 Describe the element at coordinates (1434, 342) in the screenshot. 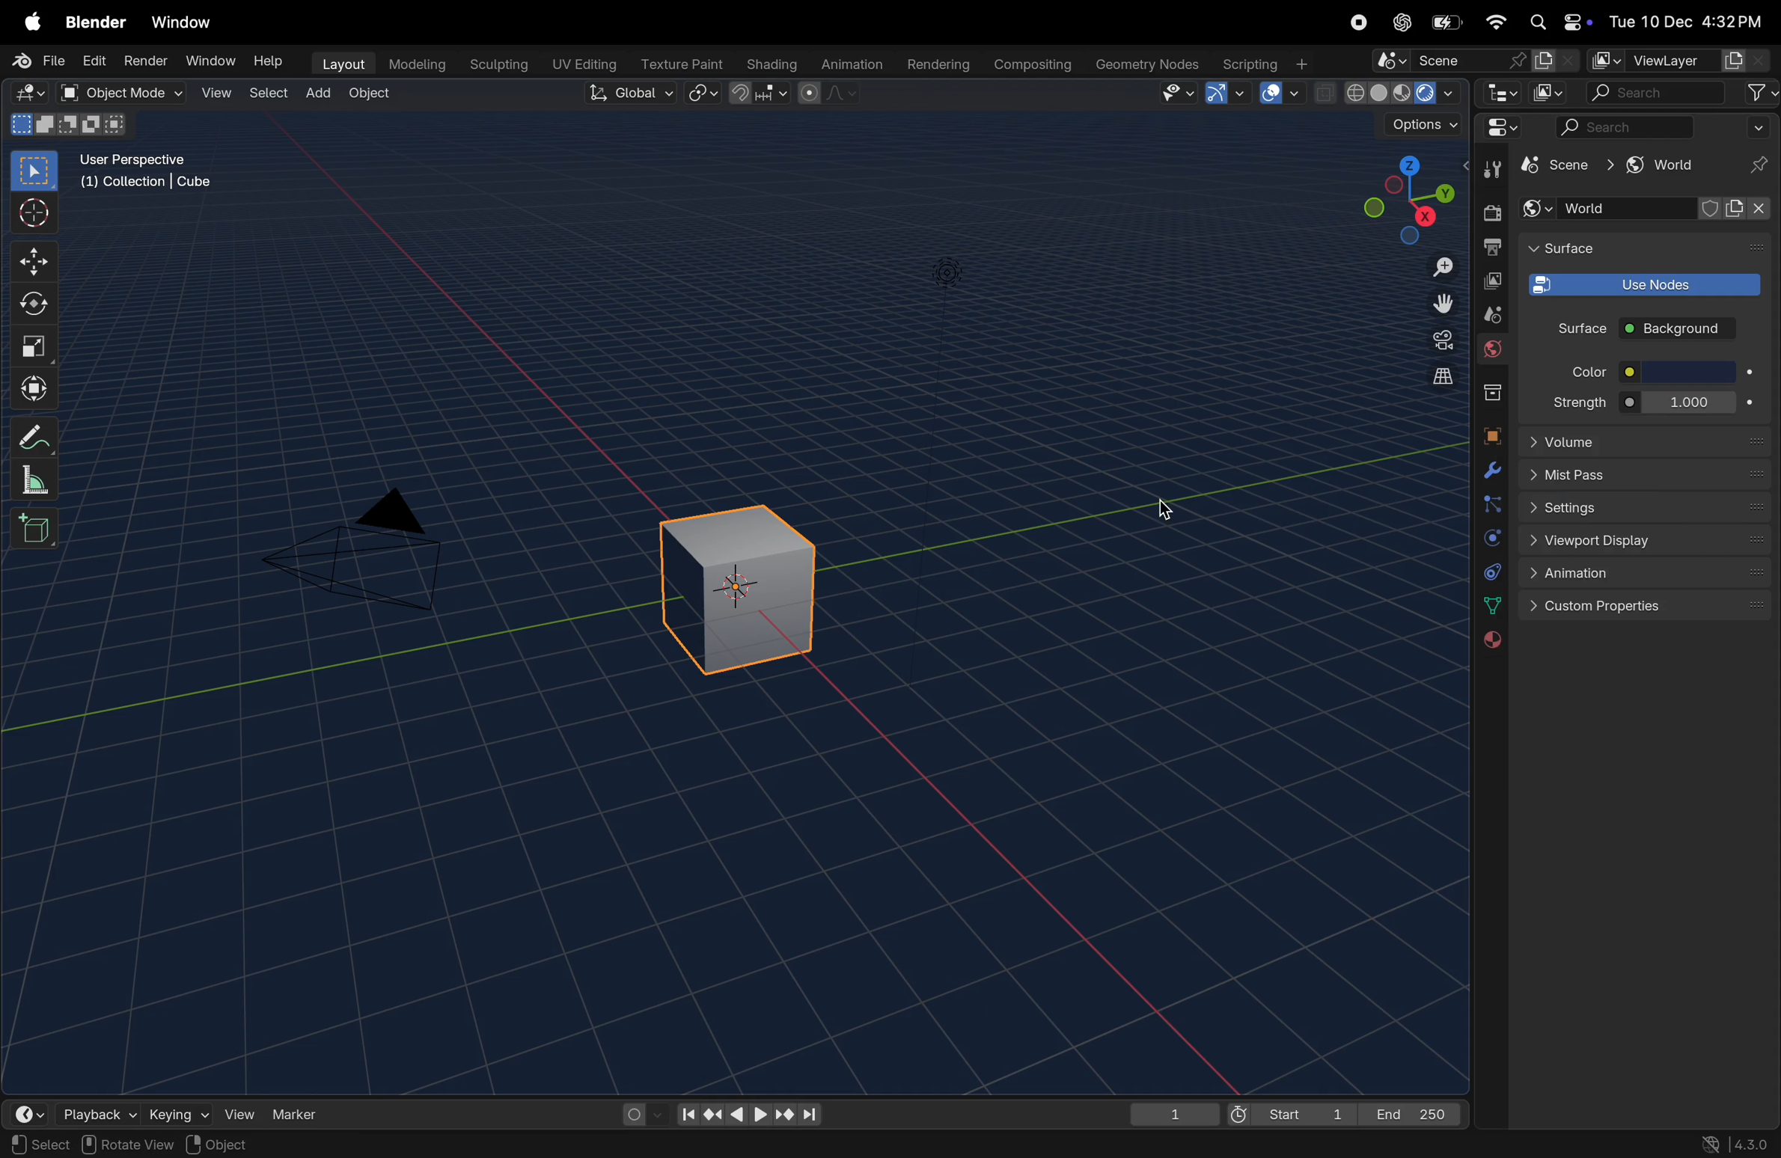

I see `camera` at that location.